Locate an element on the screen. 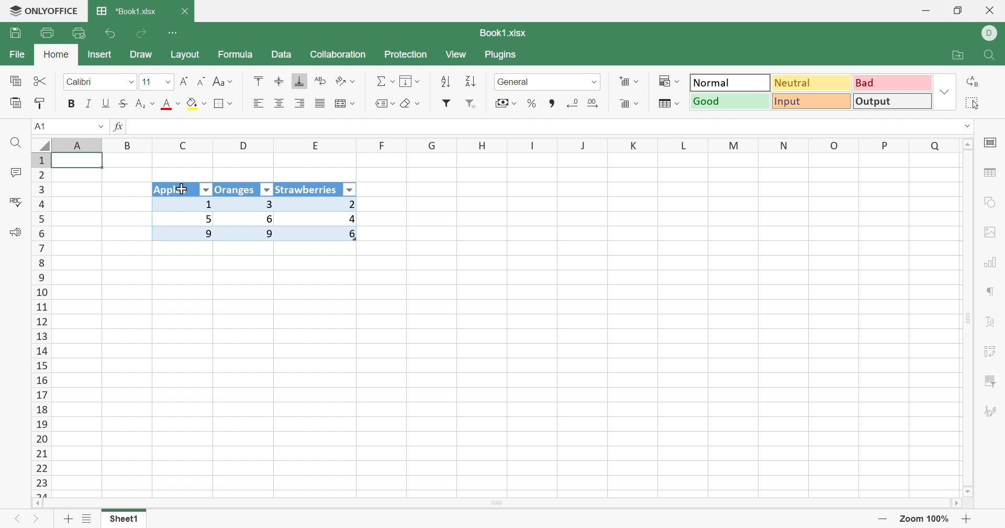  Insert is located at coordinates (100, 54).